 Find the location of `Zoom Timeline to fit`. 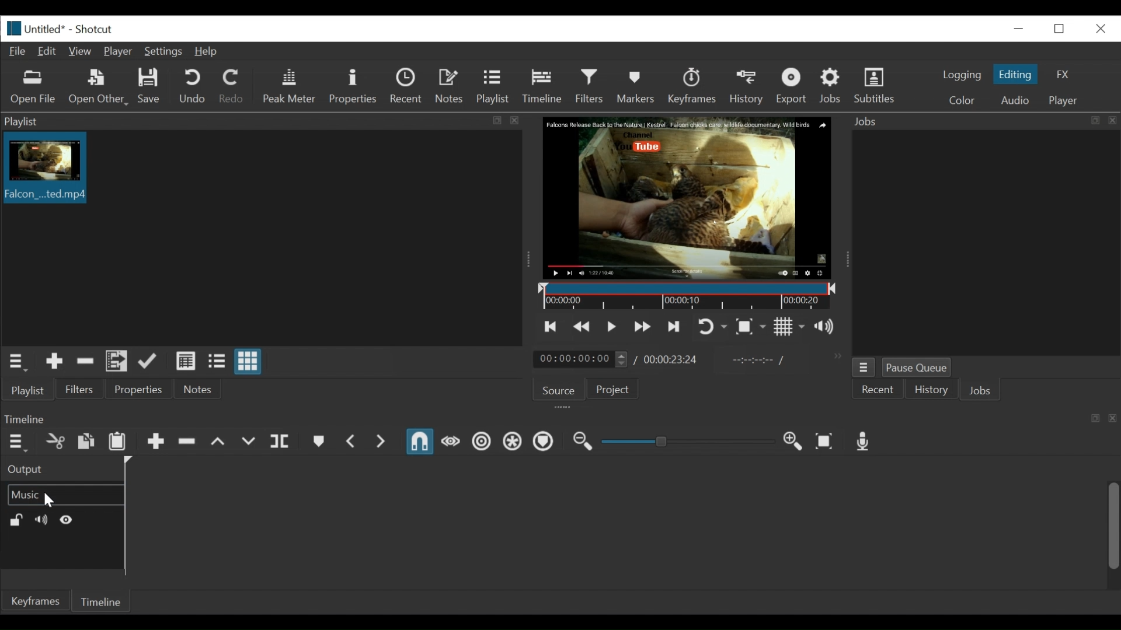

Zoom Timeline to fit is located at coordinates (824, 441).